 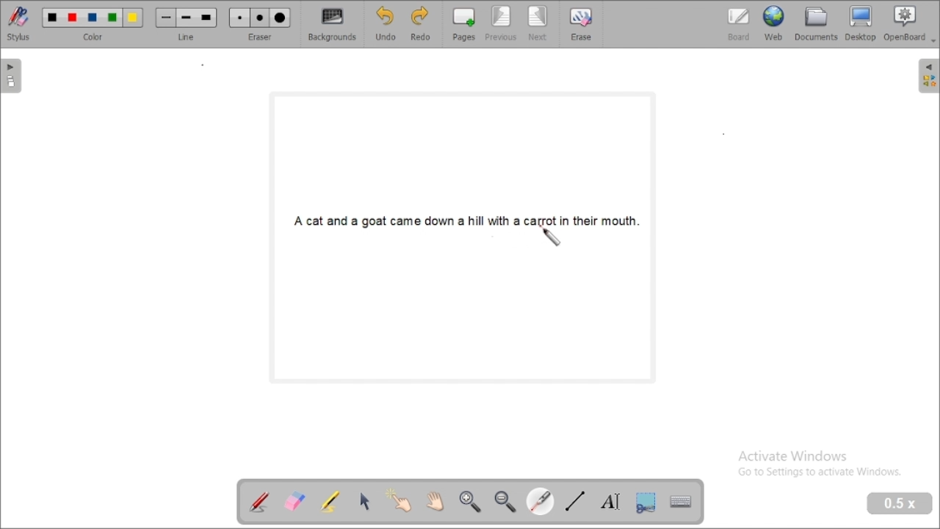 I want to click on annotate document, so click(x=260, y=501).